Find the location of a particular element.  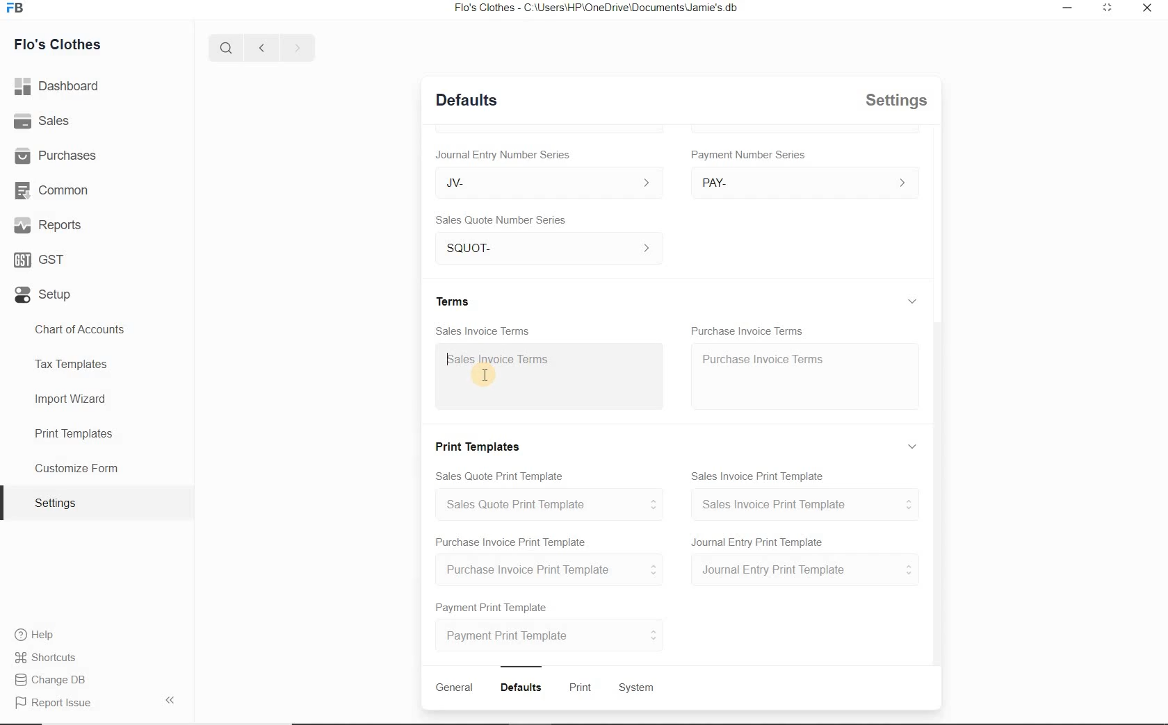

System is located at coordinates (638, 688).